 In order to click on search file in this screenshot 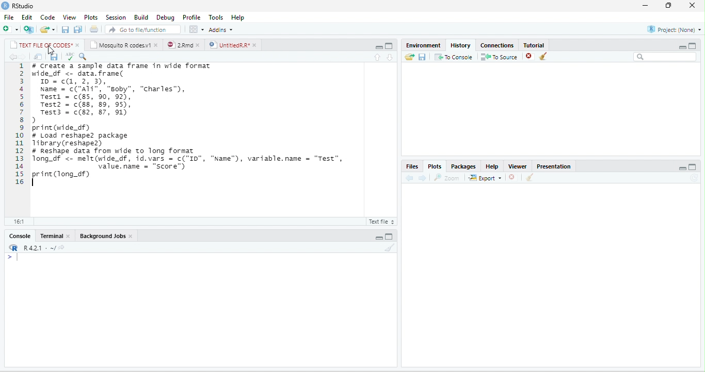, I will do `click(142, 29)`.